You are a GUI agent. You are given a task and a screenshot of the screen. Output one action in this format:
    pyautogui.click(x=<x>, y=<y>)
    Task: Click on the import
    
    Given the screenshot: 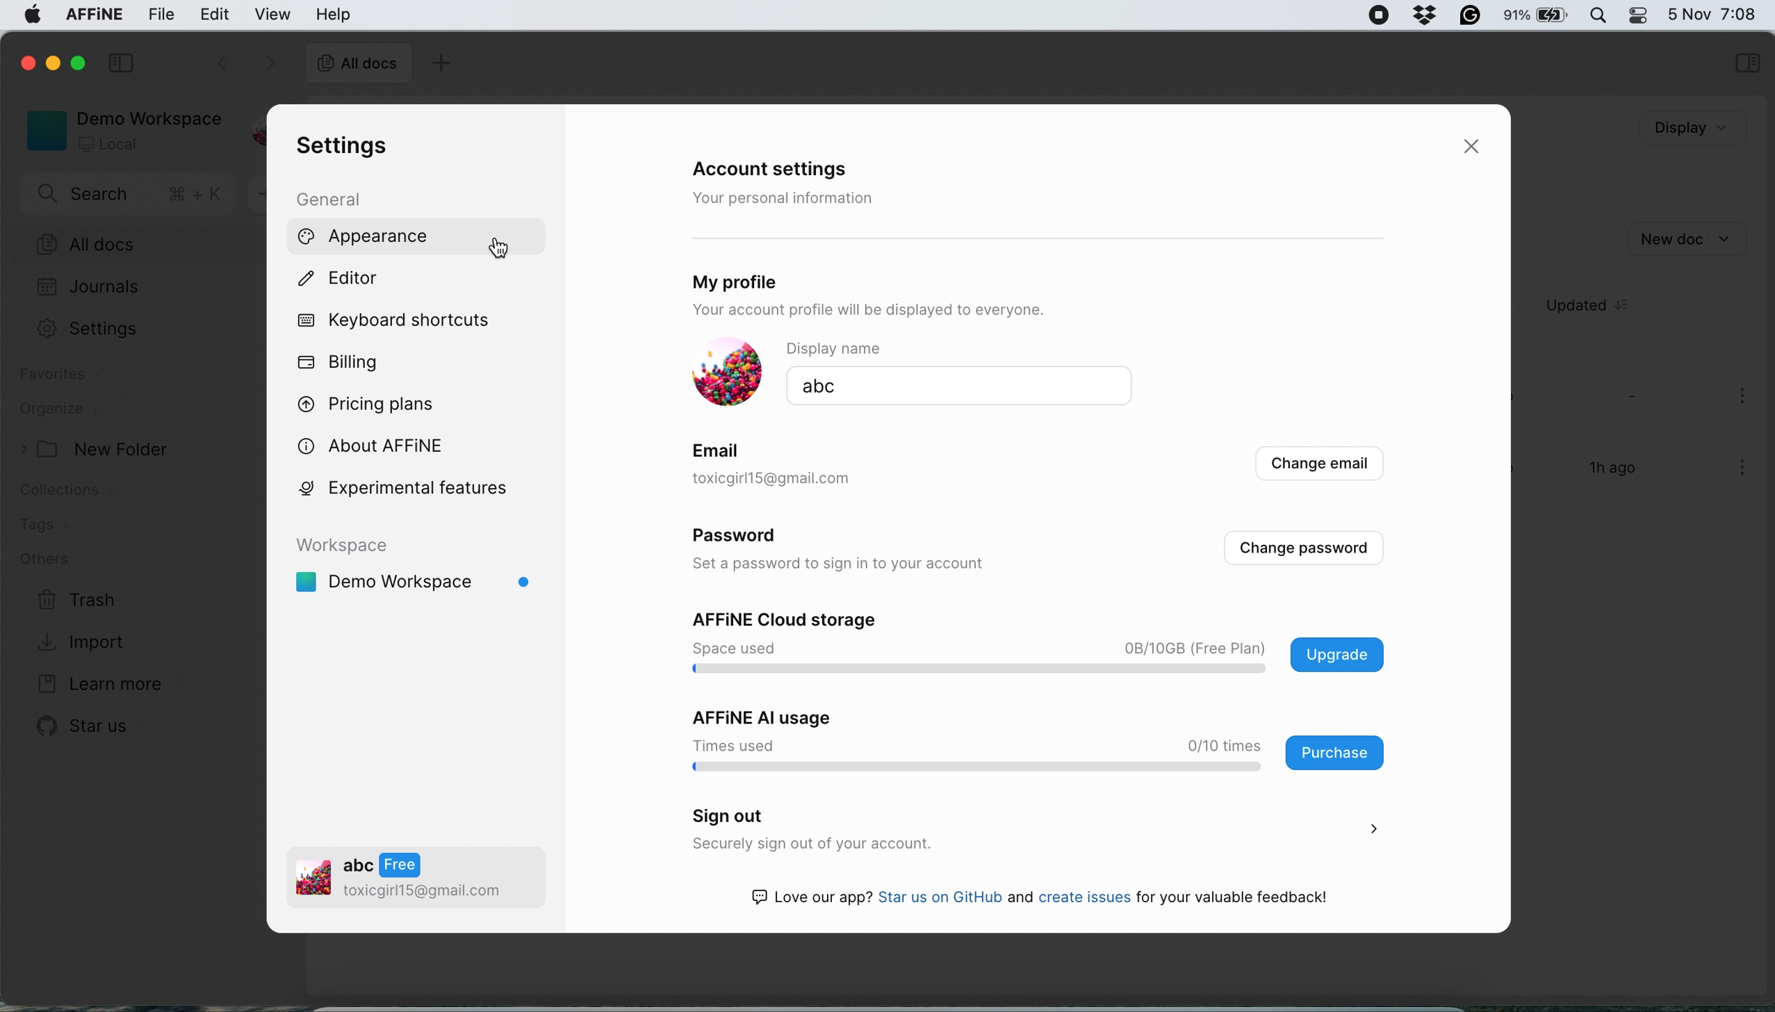 What is the action you would take?
    pyautogui.click(x=92, y=644)
    